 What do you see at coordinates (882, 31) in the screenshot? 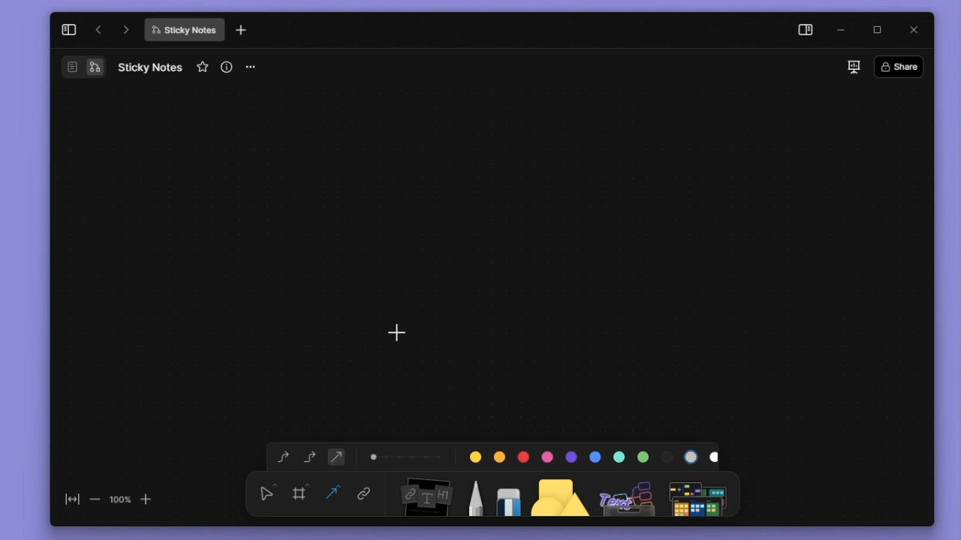
I see `maximize` at bounding box center [882, 31].